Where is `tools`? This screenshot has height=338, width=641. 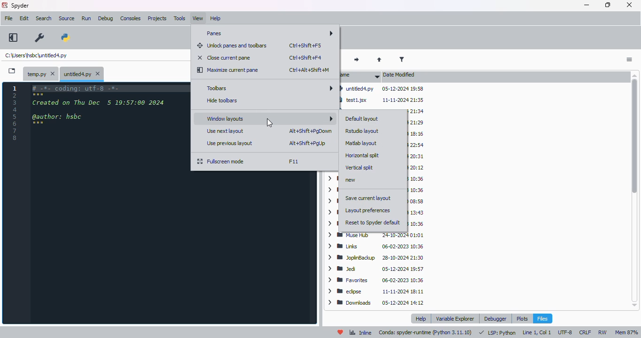
tools is located at coordinates (180, 18).